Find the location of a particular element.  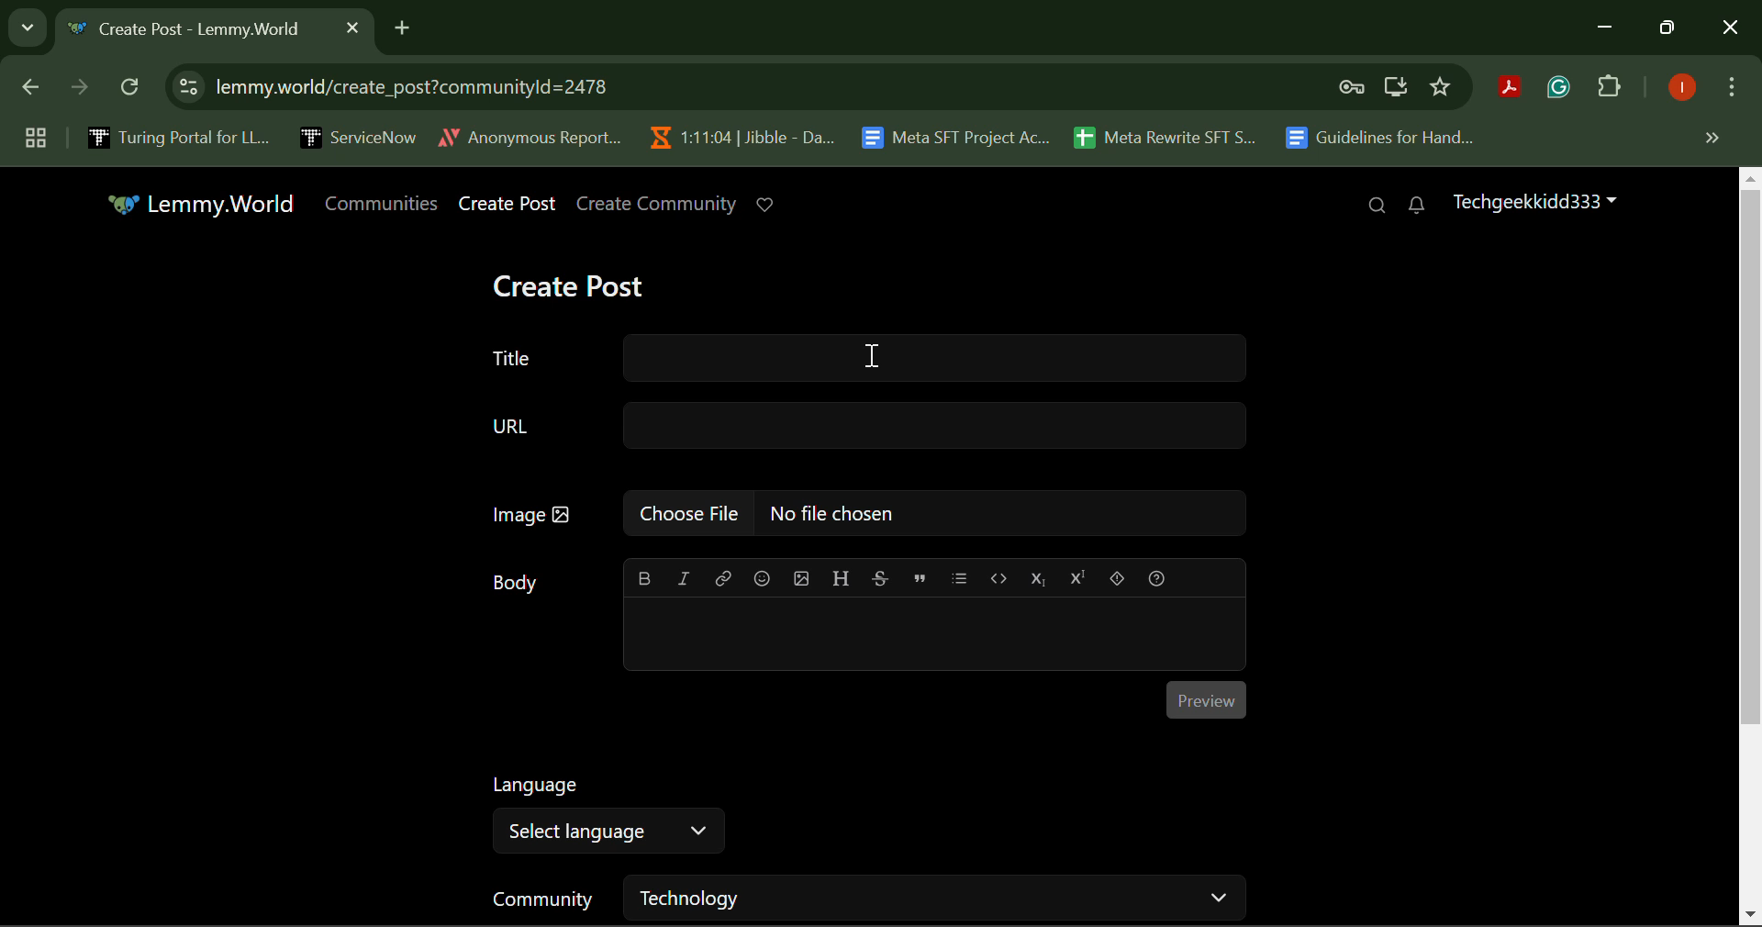

Meta SFT Project is located at coordinates (958, 136).